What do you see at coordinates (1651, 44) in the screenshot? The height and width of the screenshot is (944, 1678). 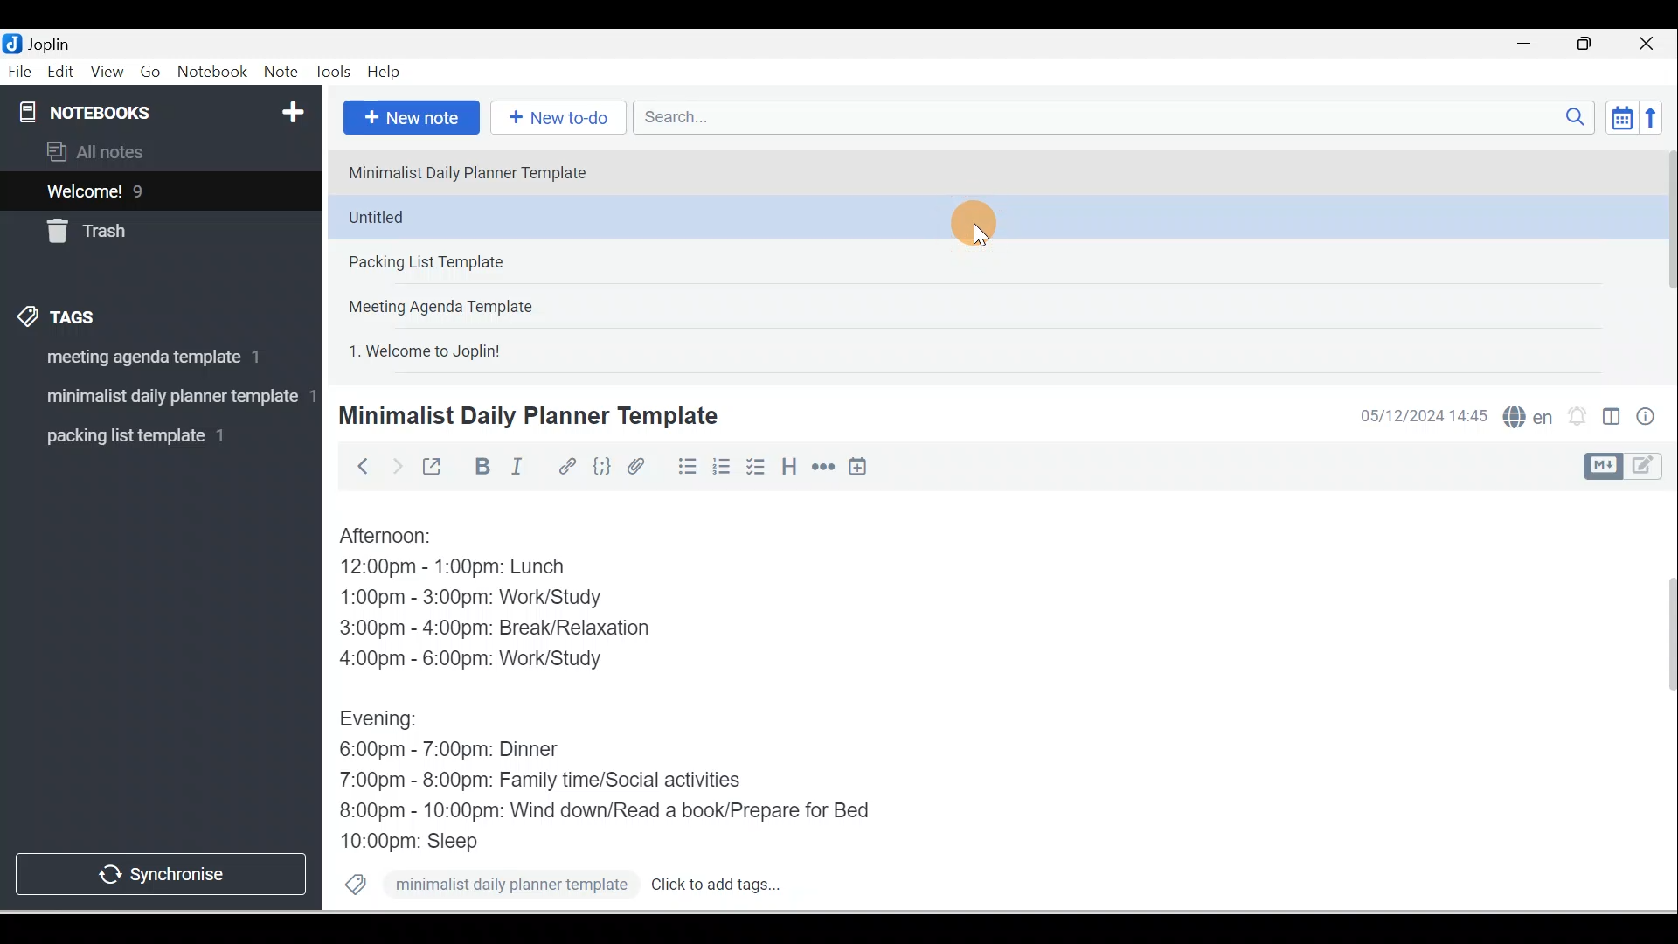 I see `Close` at bounding box center [1651, 44].